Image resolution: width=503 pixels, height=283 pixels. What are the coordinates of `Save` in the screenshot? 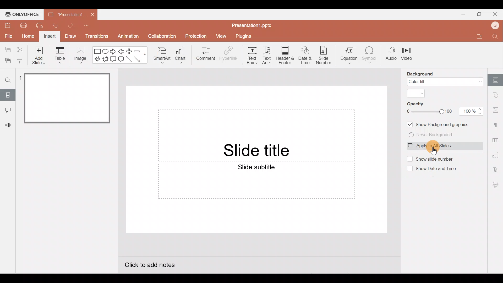 It's located at (7, 25).